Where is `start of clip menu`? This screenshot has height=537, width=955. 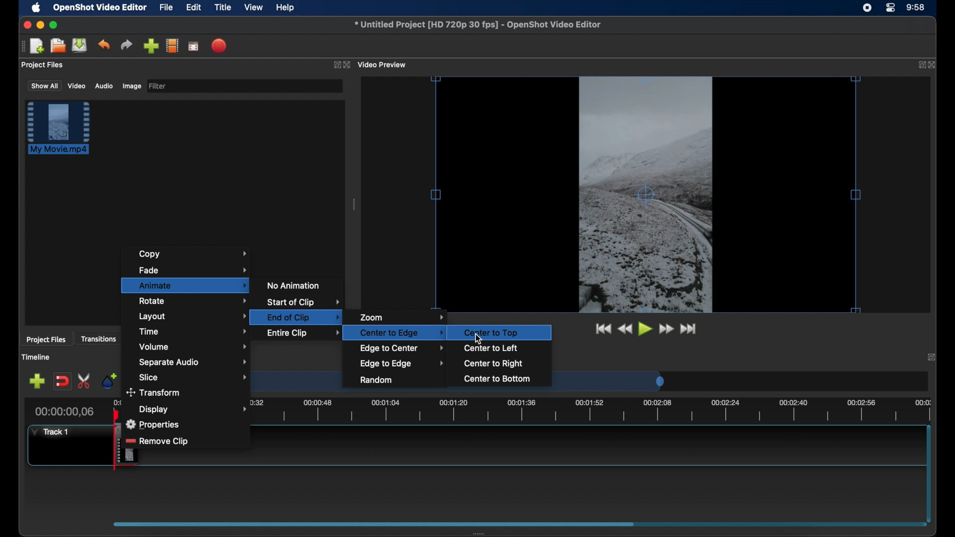
start of clip menu is located at coordinates (303, 302).